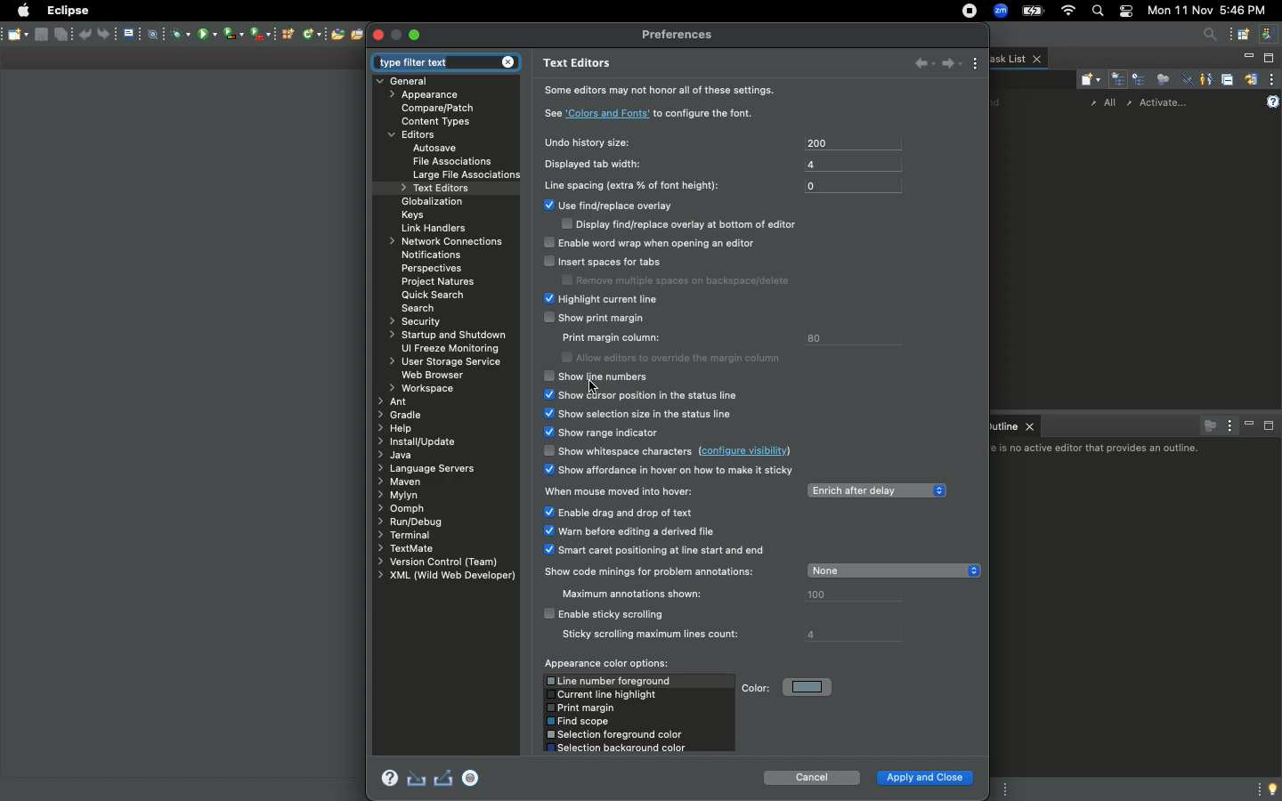 The width and height of the screenshot is (1282, 801). Describe the element at coordinates (1245, 59) in the screenshot. I see `Minimize ` at that location.